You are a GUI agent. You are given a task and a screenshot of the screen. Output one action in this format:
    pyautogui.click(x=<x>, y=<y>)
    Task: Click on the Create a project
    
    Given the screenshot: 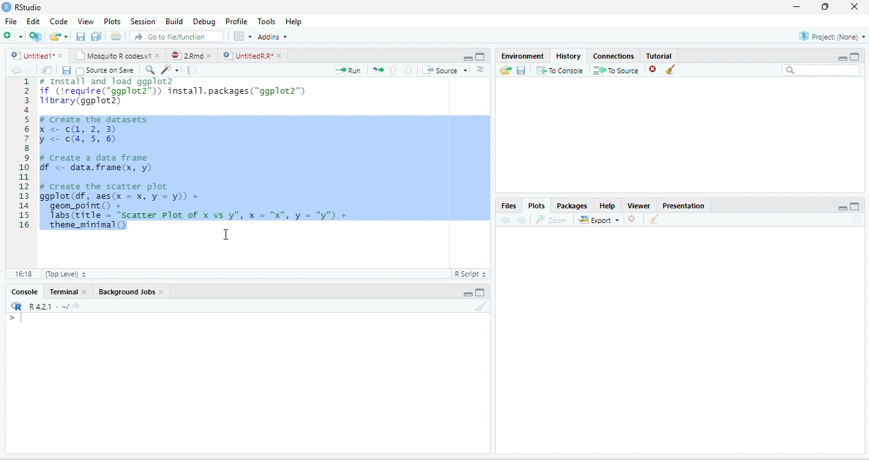 What is the action you would take?
    pyautogui.click(x=36, y=35)
    